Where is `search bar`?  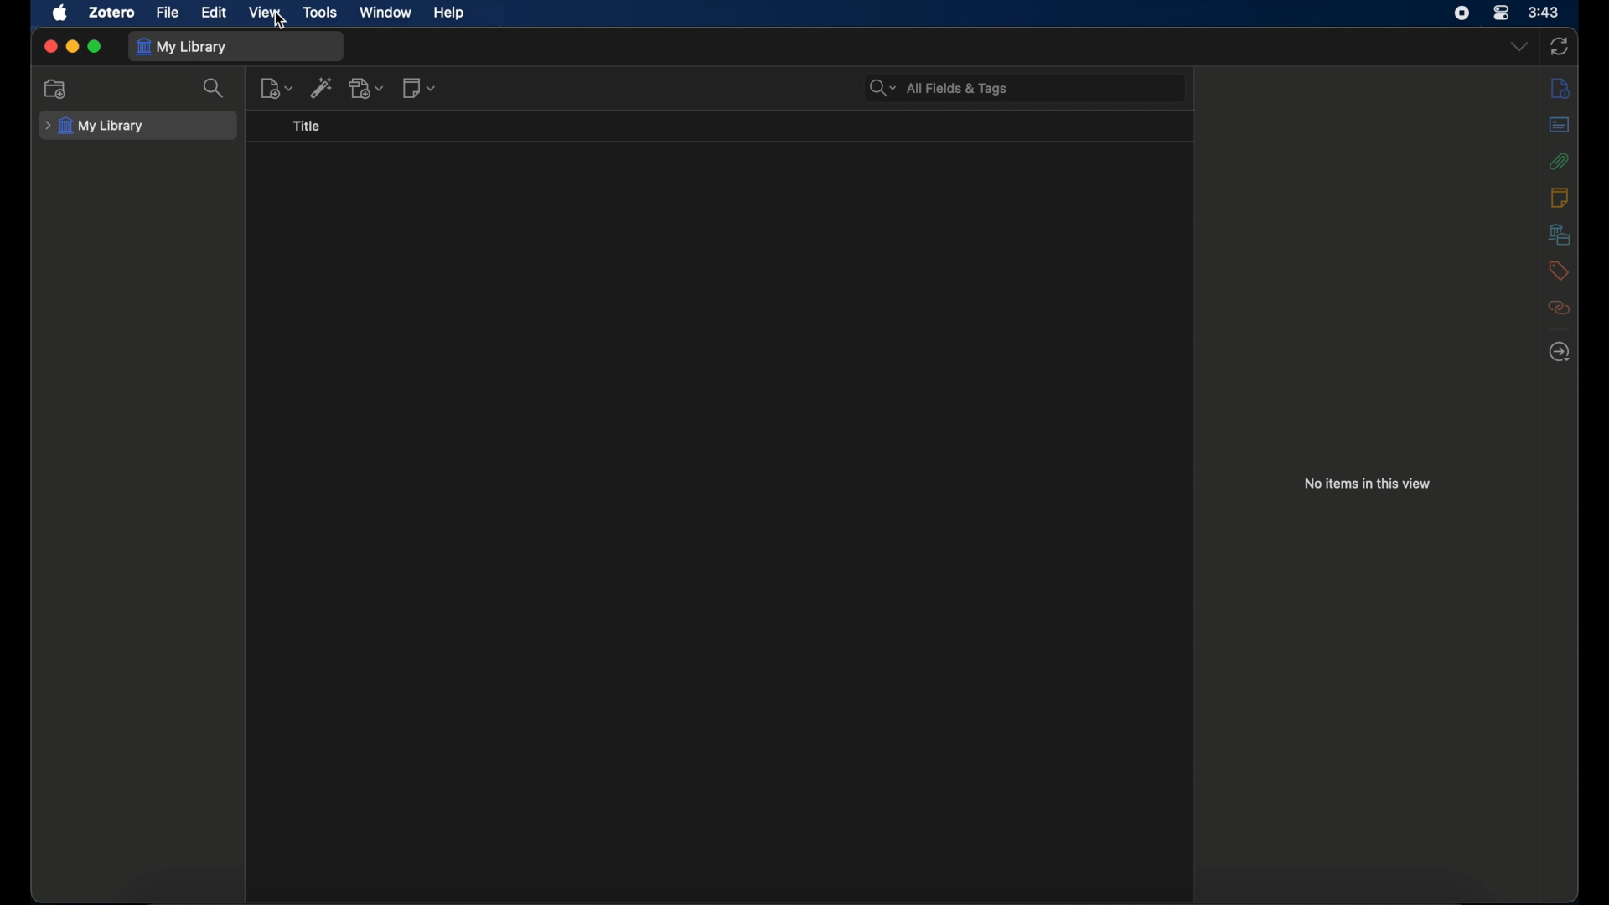
search bar is located at coordinates (939, 89).